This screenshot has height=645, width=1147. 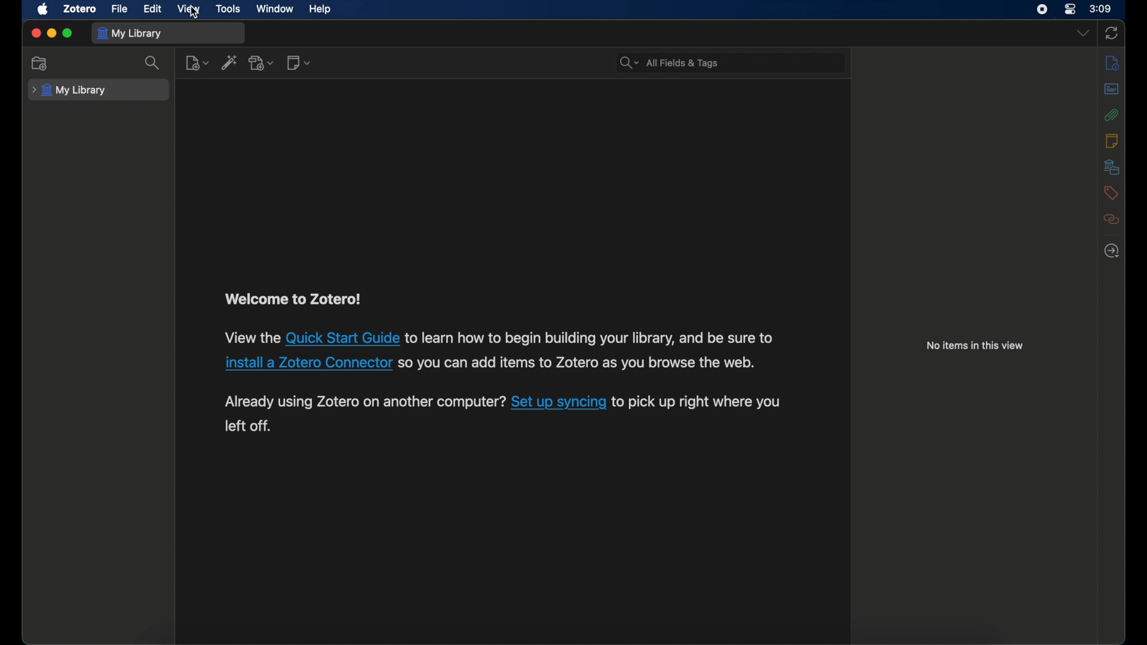 I want to click on collection, so click(x=40, y=63).